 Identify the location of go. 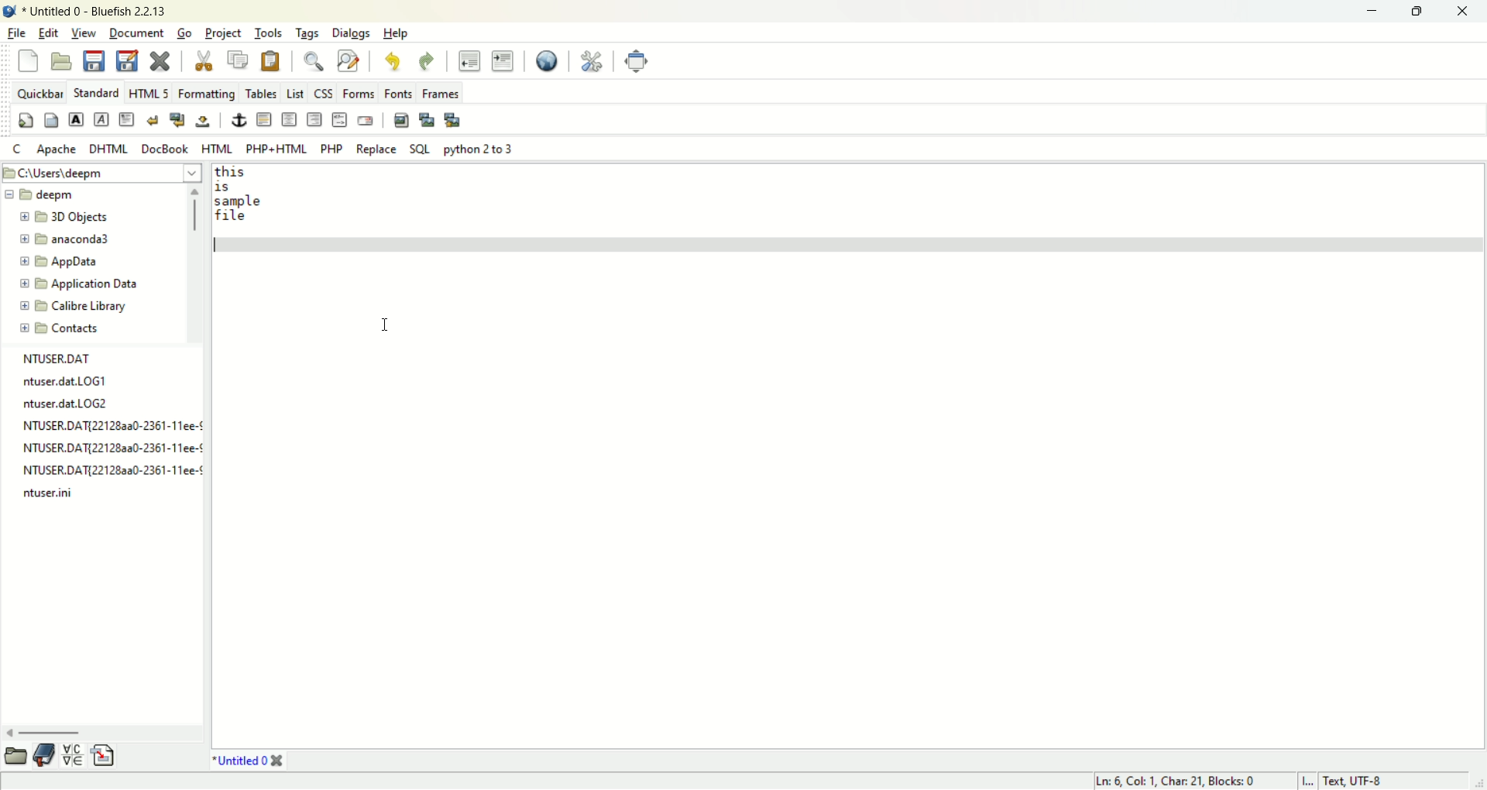
(186, 33).